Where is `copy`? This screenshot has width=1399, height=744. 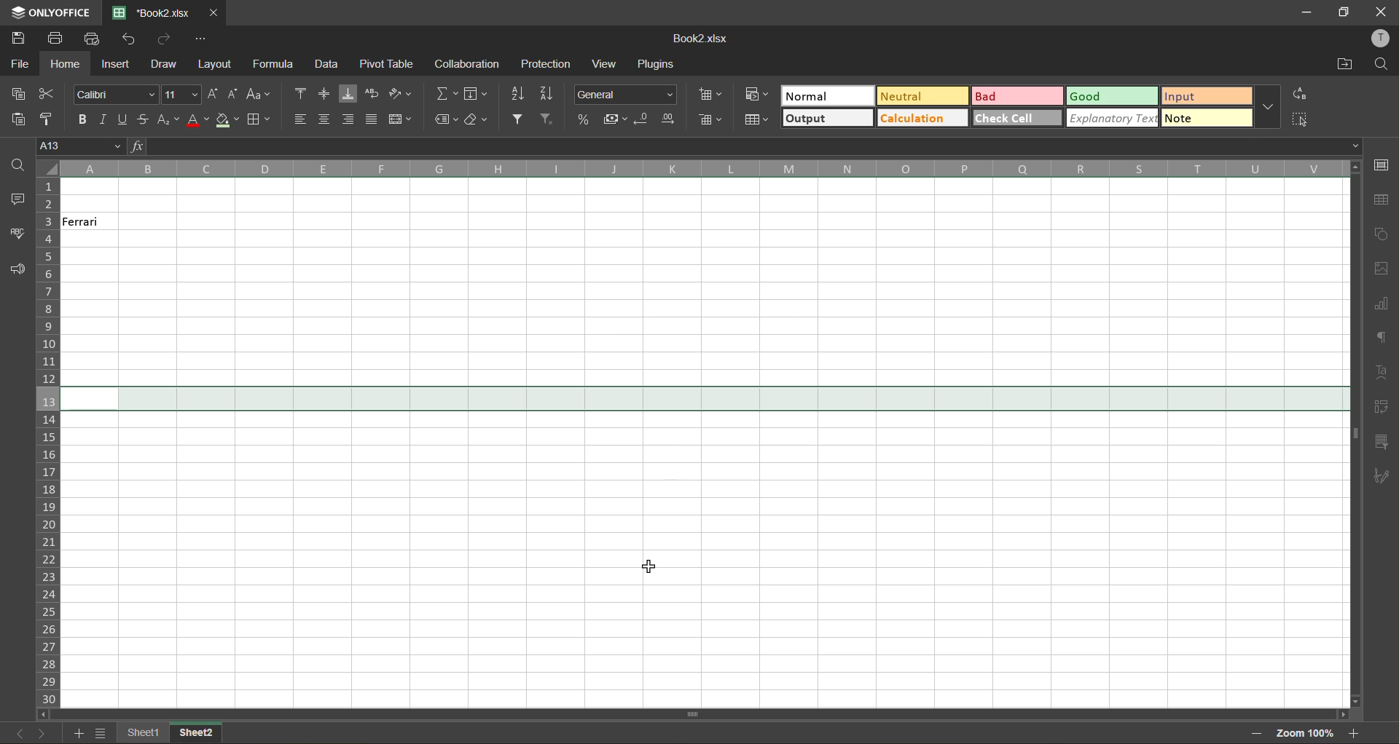
copy is located at coordinates (23, 95).